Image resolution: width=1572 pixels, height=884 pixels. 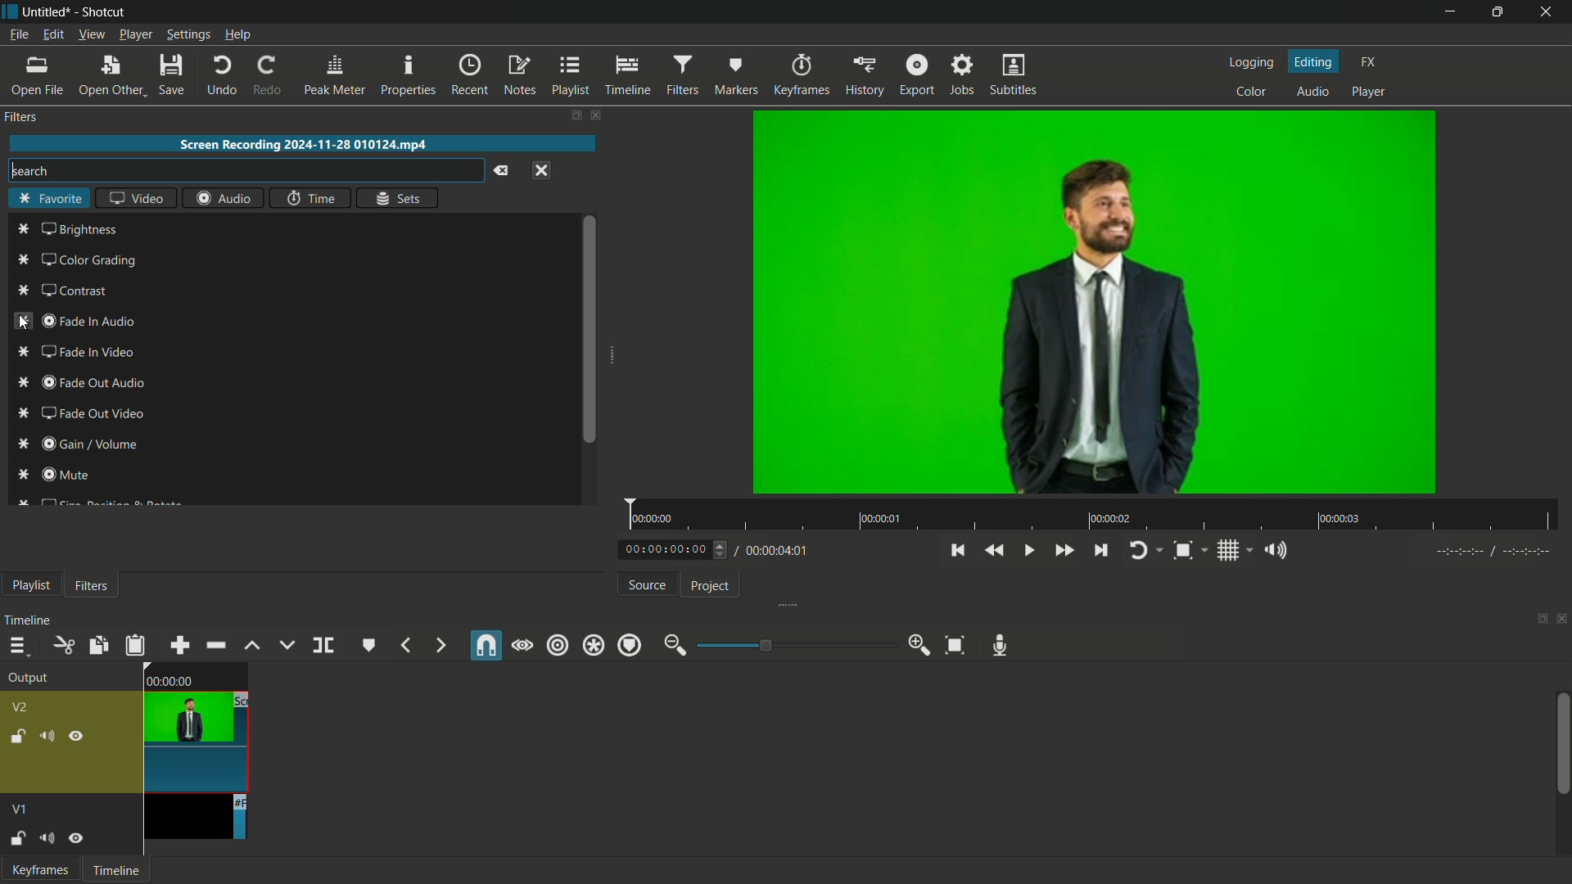 I want to click on edit menu, so click(x=52, y=34).